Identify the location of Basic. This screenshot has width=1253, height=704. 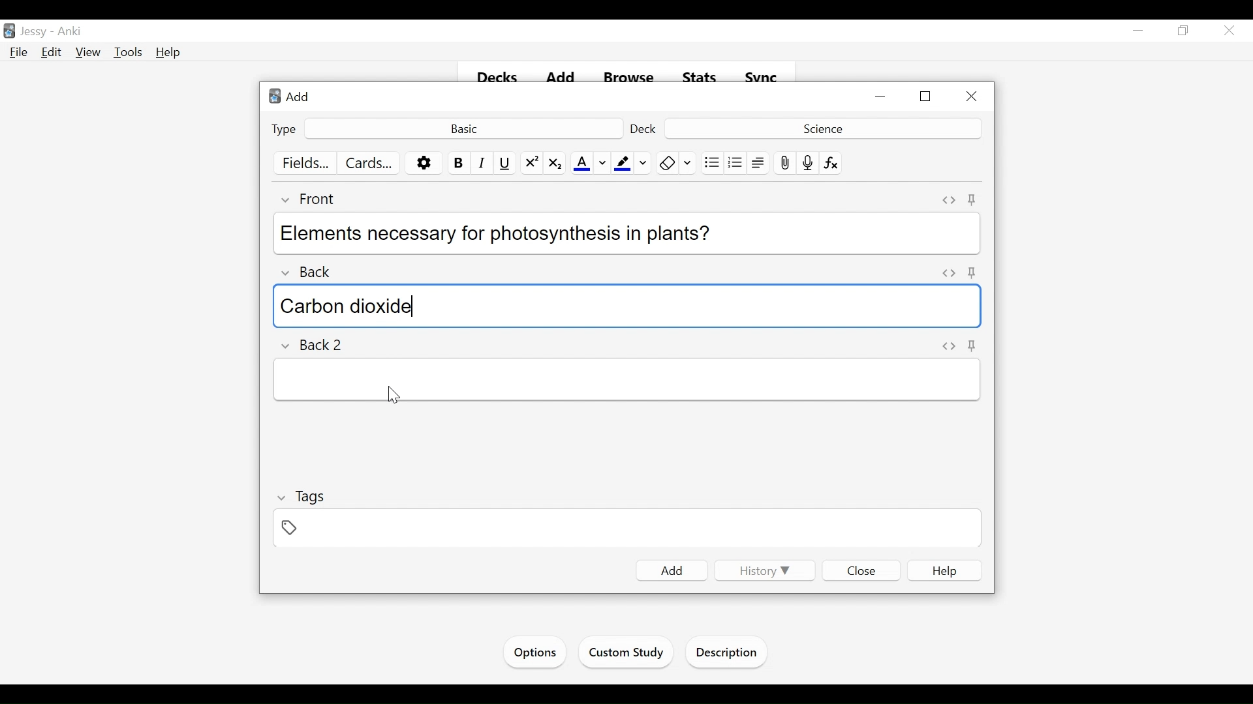
(463, 128).